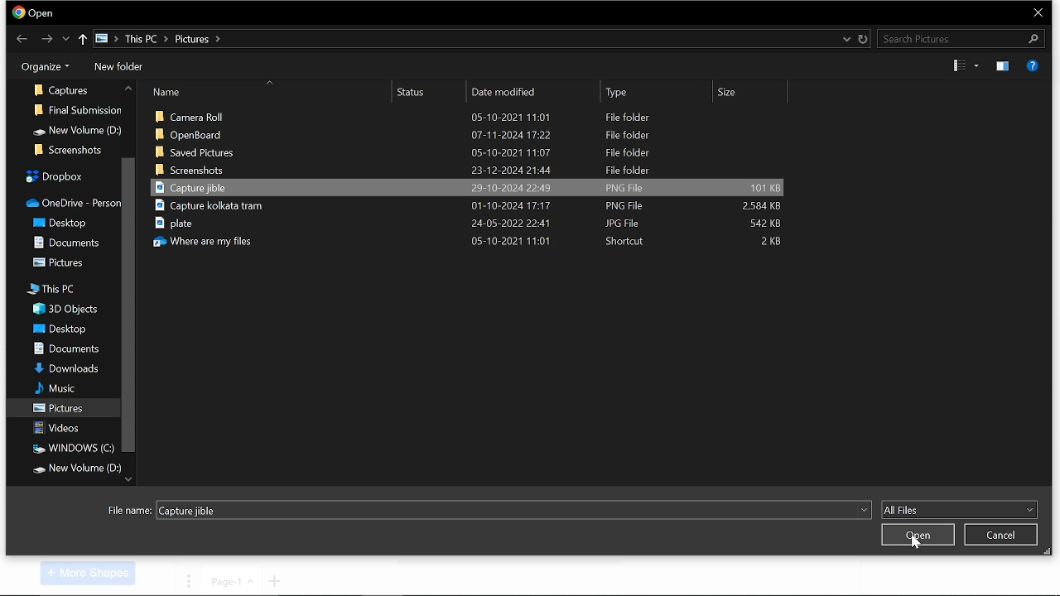 The image size is (1060, 596). I want to click on current window, so click(35, 13).